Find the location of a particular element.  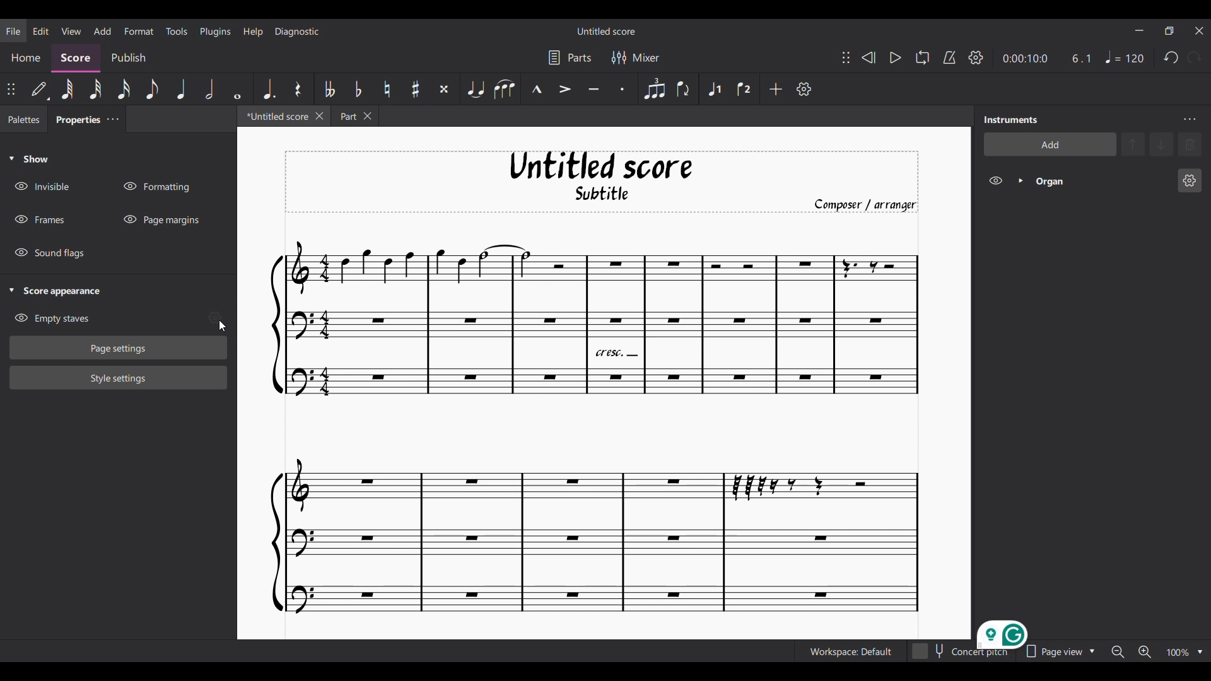

Looping playback  is located at coordinates (922, 57).